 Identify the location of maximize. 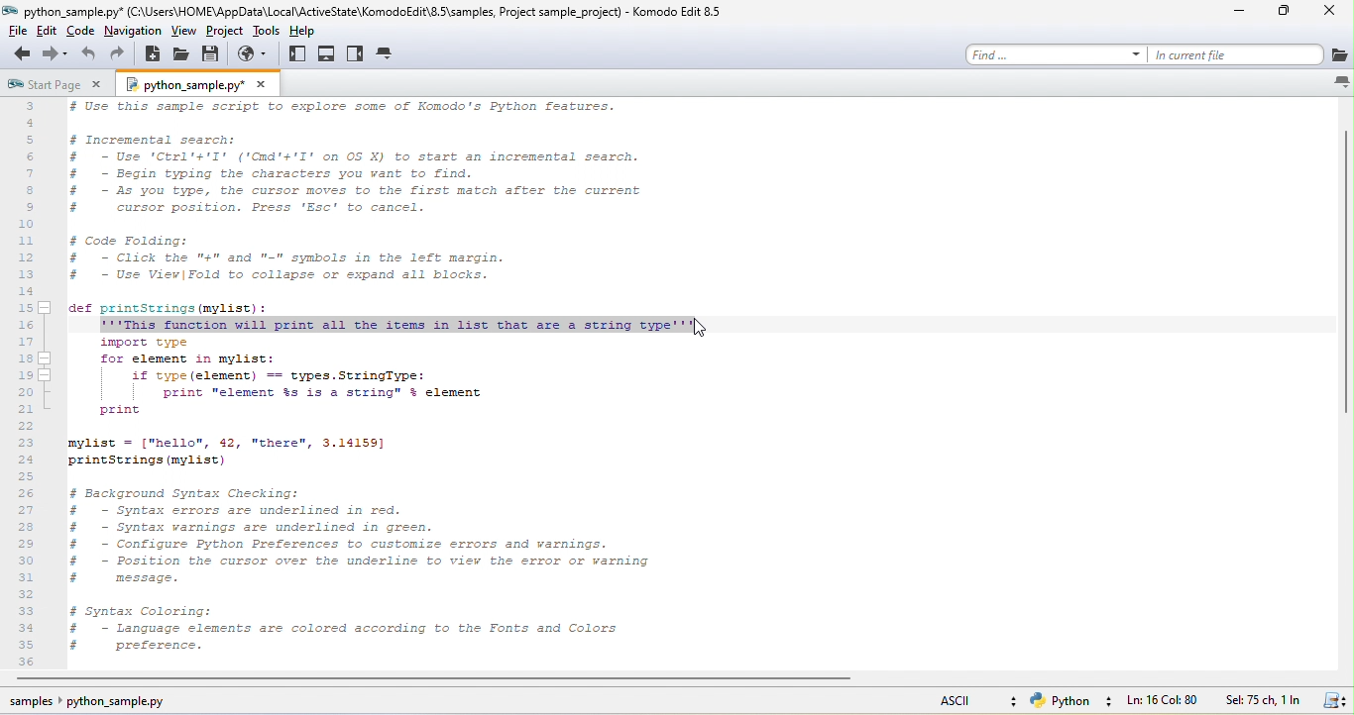
(1288, 15).